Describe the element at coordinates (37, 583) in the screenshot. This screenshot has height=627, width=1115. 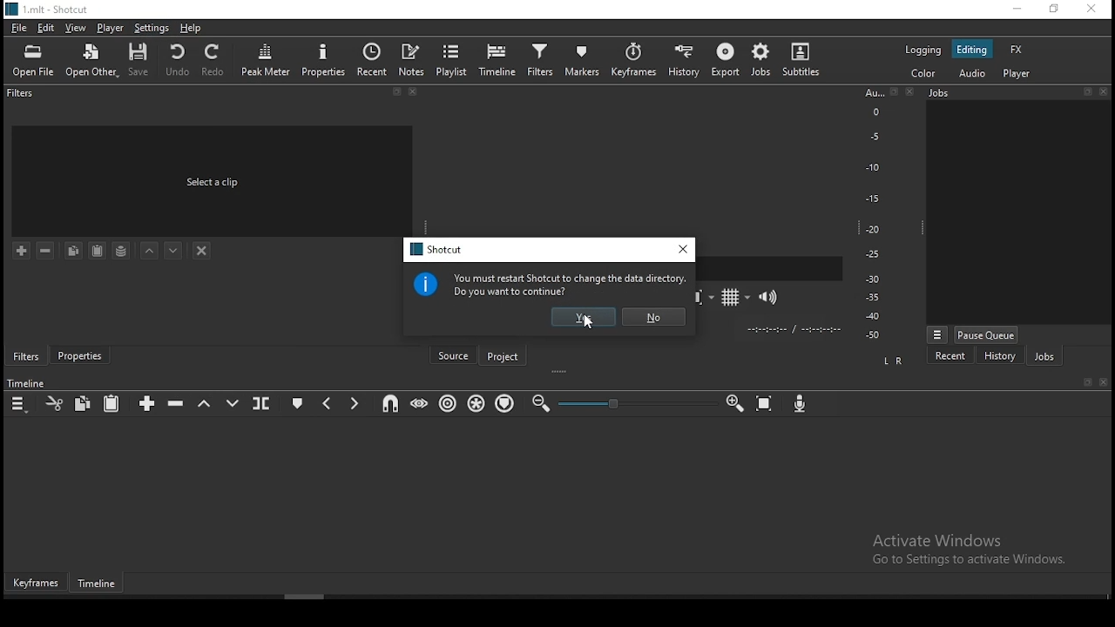
I see `keyframes` at that location.